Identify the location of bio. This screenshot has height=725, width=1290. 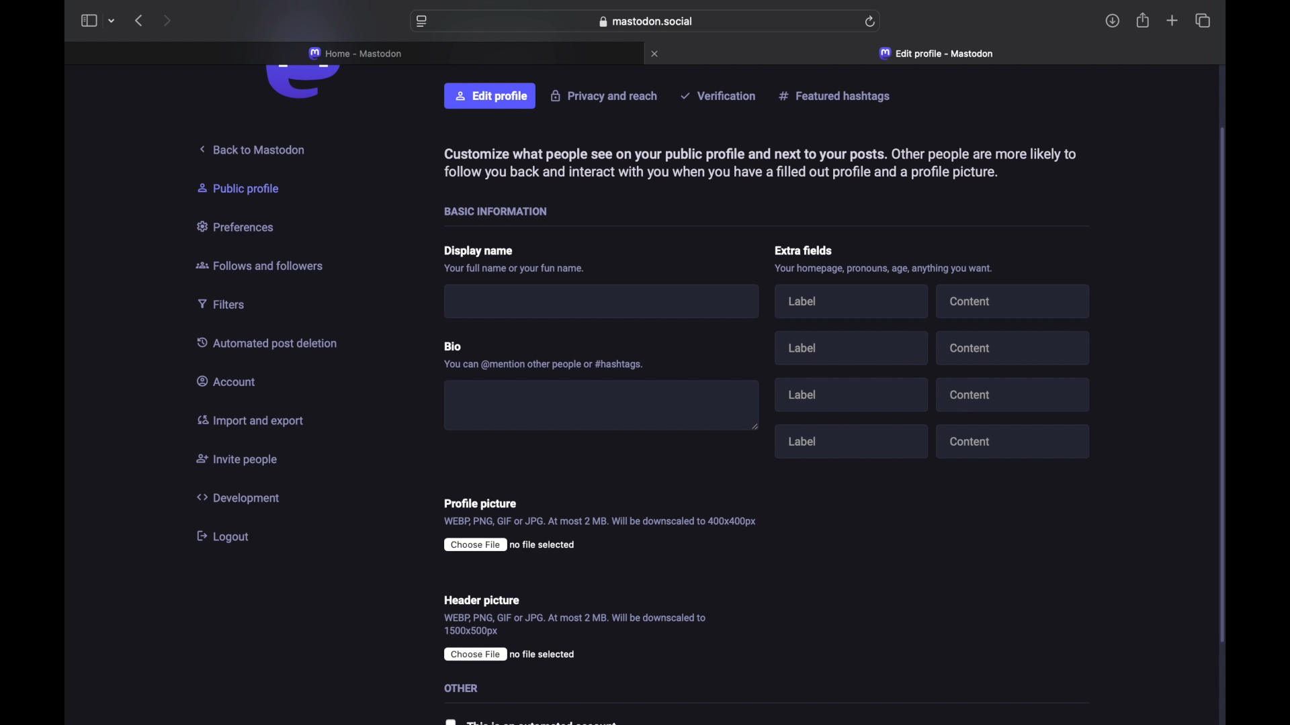
(455, 345).